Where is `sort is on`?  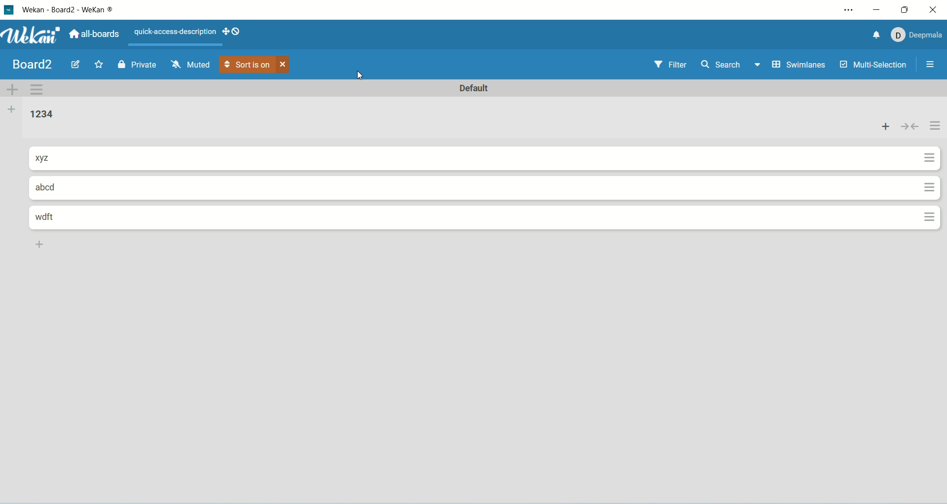
sort is on is located at coordinates (255, 67).